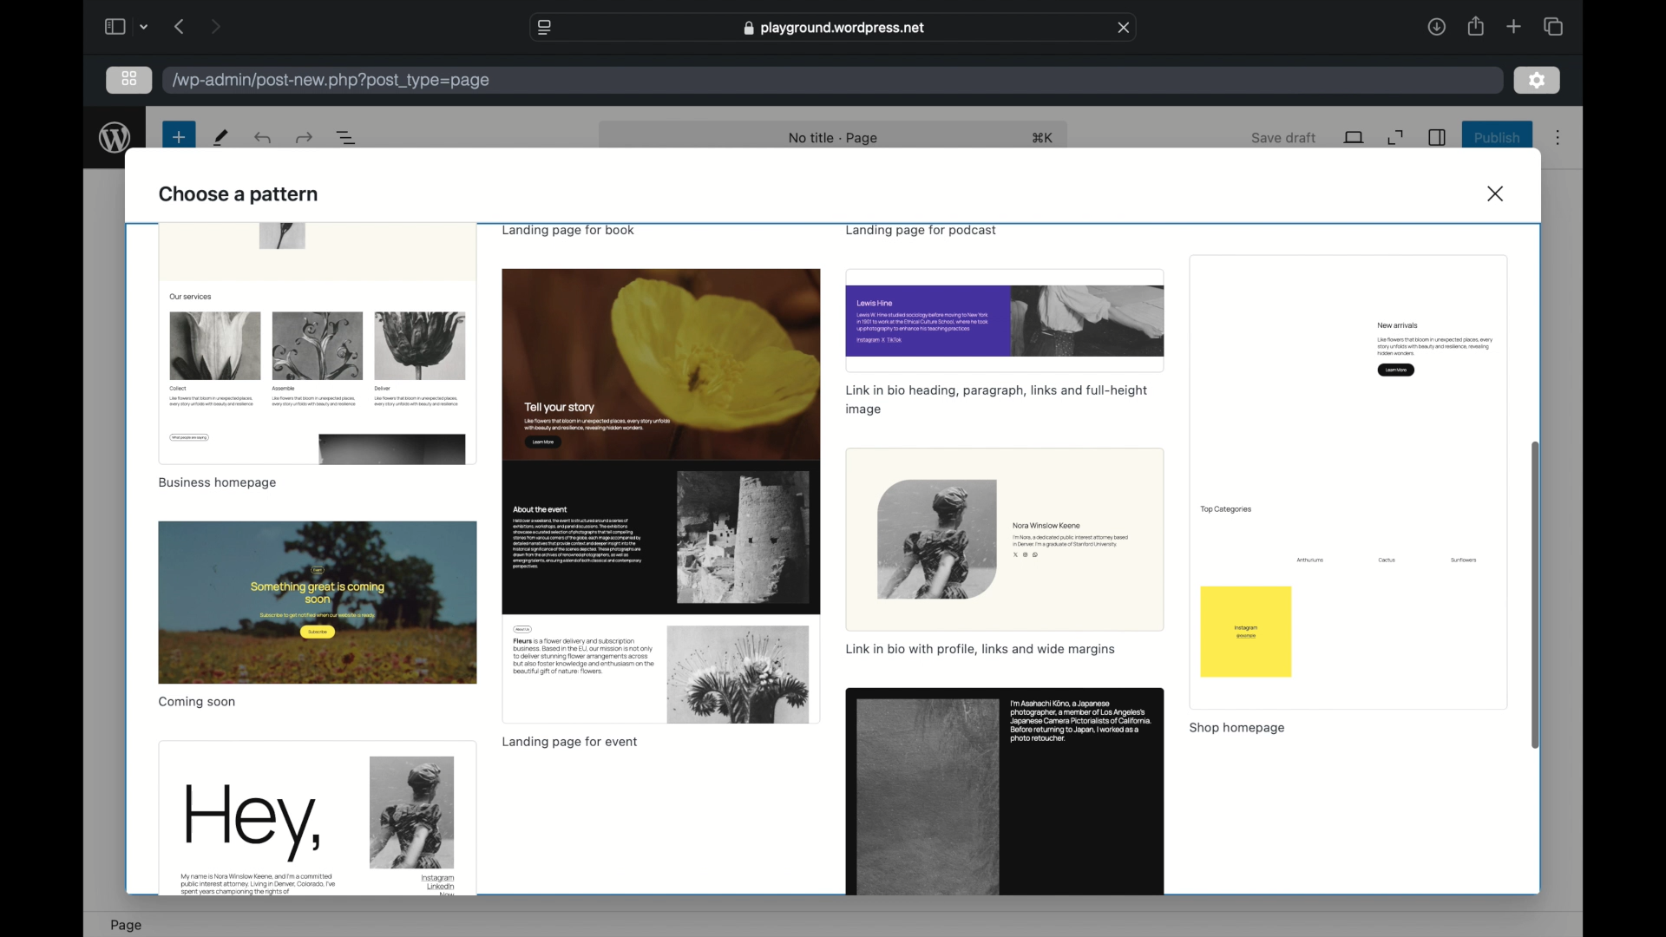 This screenshot has width=1666, height=937. What do you see at coordinates (145, 26) in the screenshot?
I see `tab group picker` at bounding box center [145, 26].